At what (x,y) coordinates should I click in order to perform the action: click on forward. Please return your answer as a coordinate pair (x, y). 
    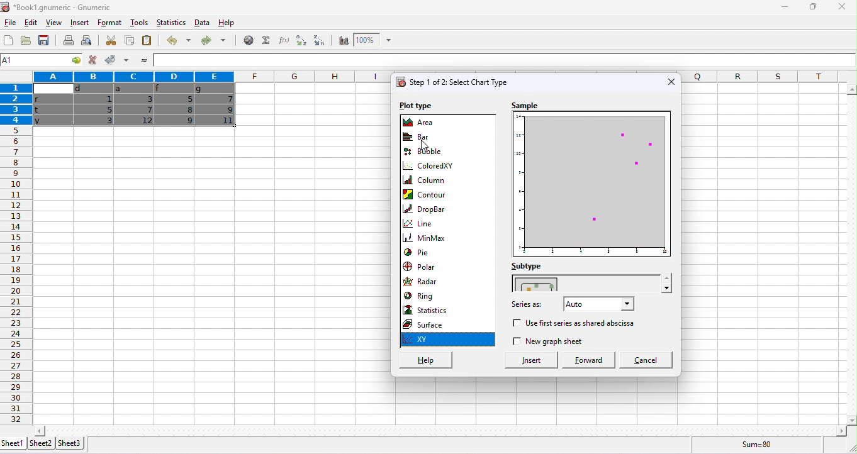
    Looking at the image, I should click on (586, 360).